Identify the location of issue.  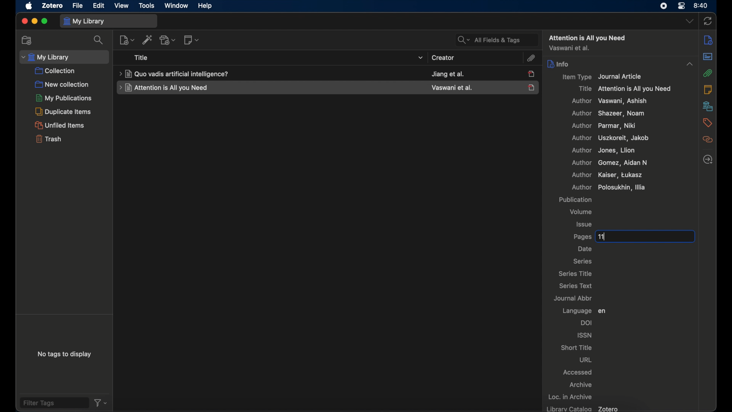
(584, 224).